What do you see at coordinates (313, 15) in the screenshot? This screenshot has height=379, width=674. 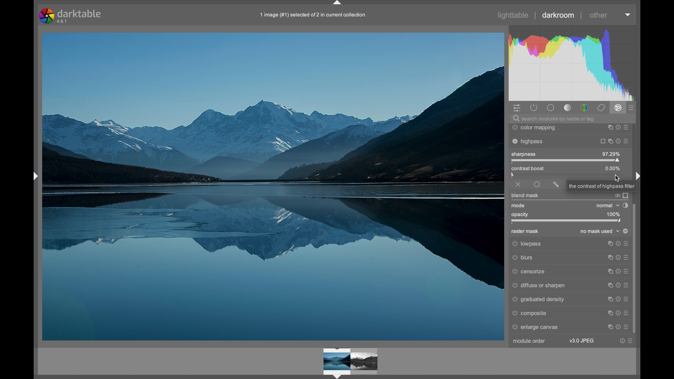 I see `filename` at bounding box center [313, 15].